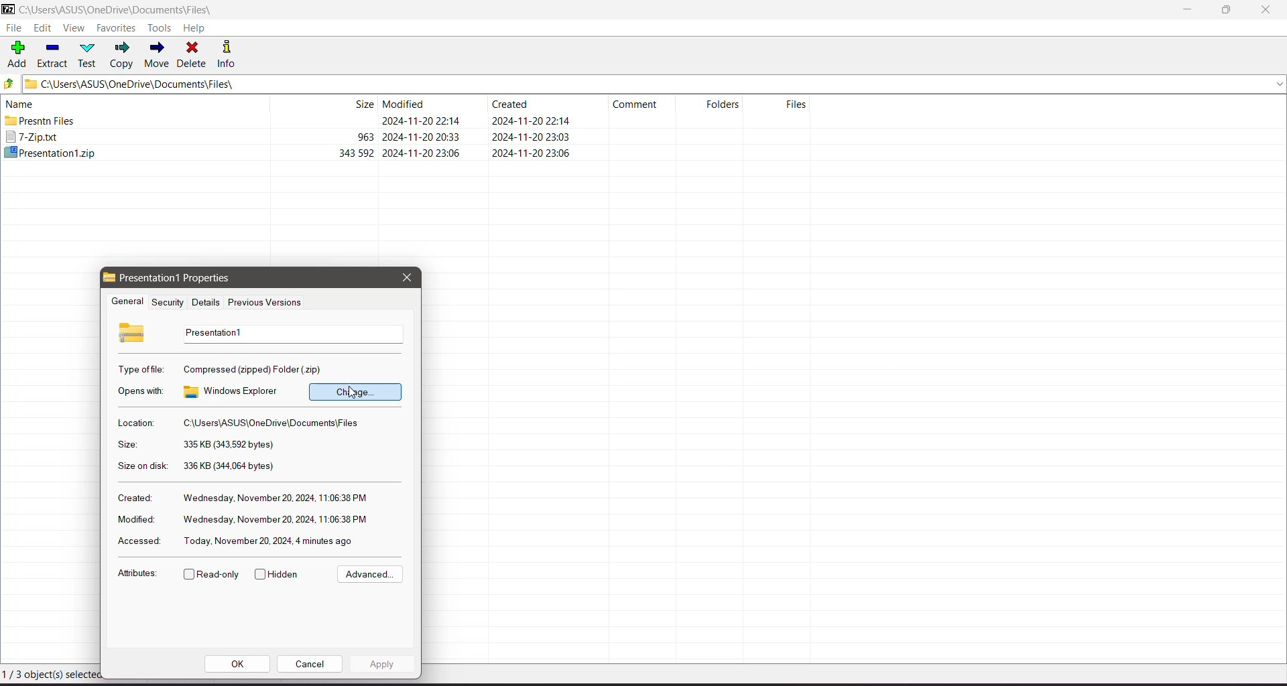 The height and width of the screenshot is (686, 1287). Describe the element at coordinates (265, 303) in the screenshot. I see `Previous Versions` at that location.